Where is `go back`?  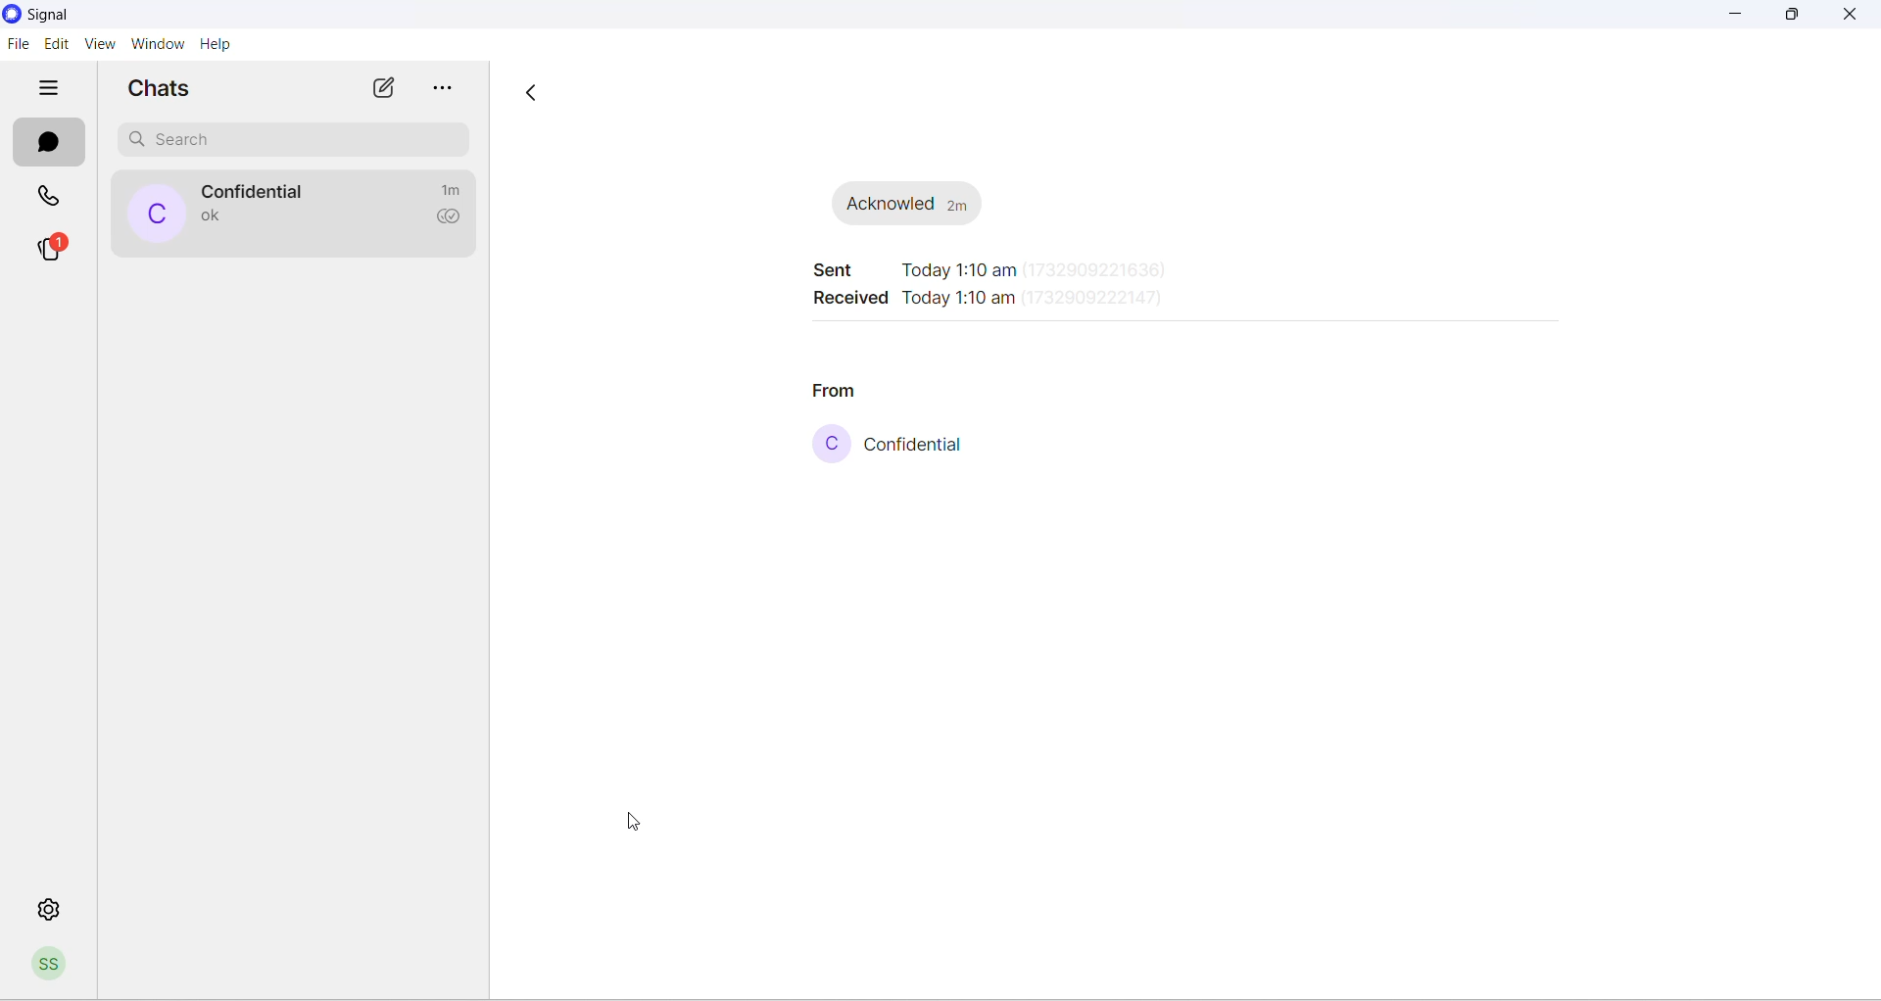
go back is located at coordinates (543, 92).